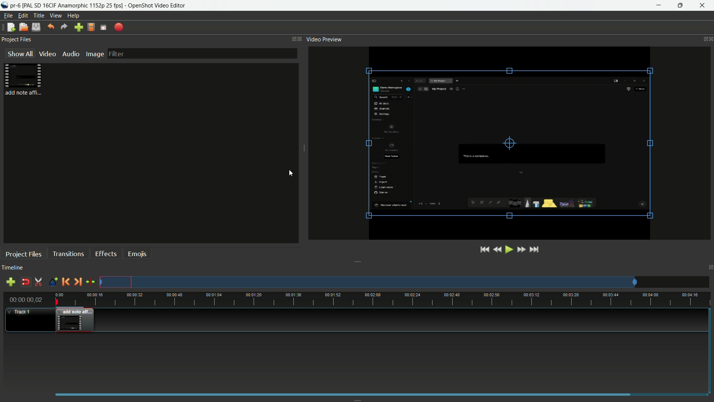 The image size is (714, 402). I want to click on track preview, so click(369, 282).